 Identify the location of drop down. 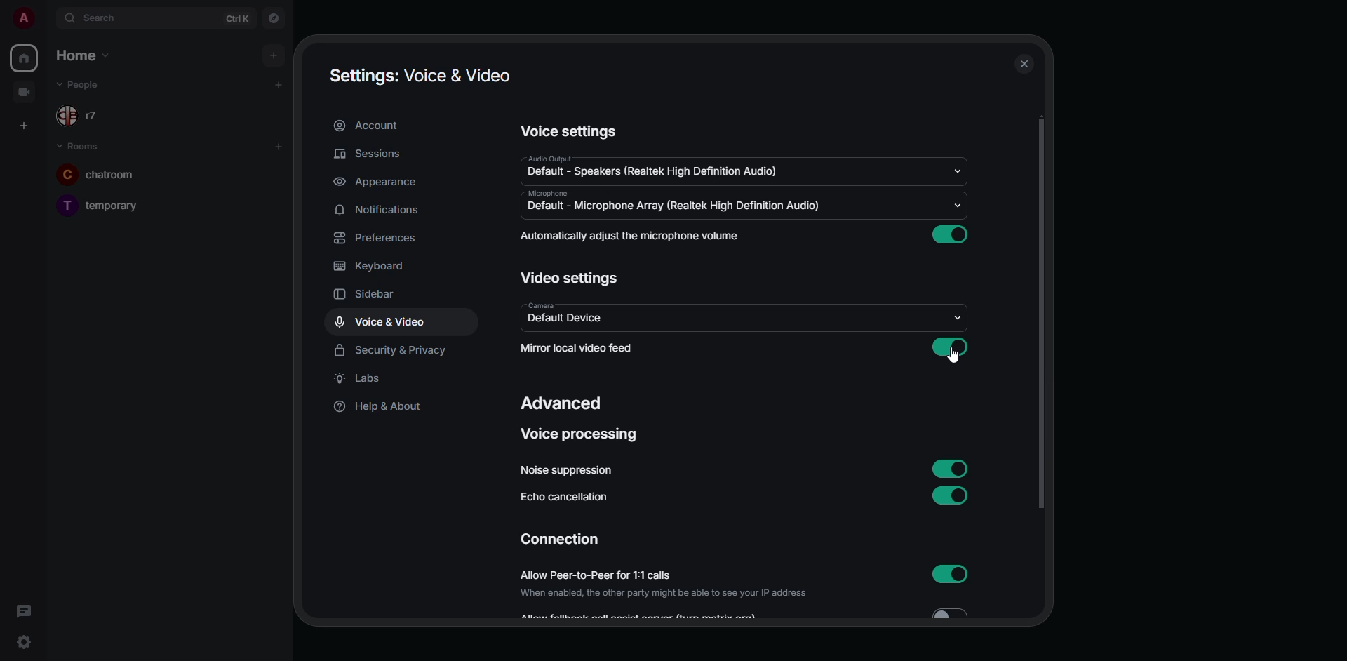
(958, 173).